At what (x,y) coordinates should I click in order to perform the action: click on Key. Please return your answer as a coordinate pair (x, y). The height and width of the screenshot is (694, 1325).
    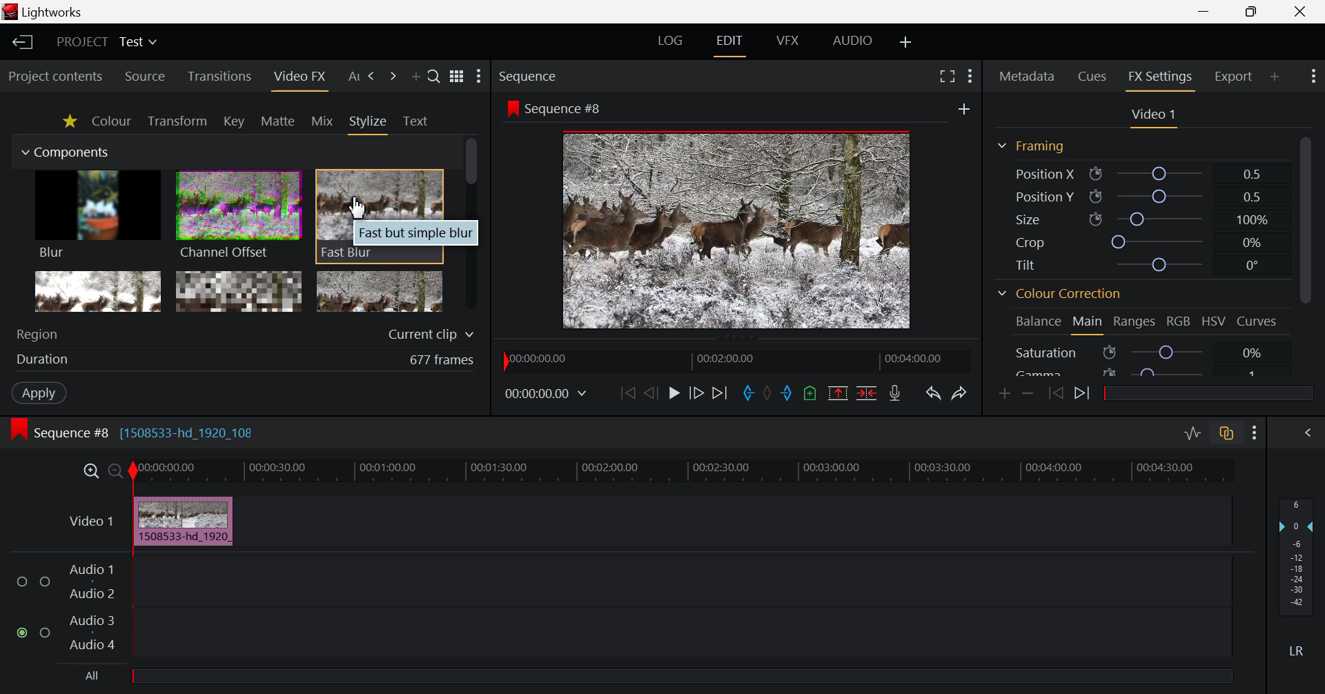
    Looking at the image, I should click on (233, 122).